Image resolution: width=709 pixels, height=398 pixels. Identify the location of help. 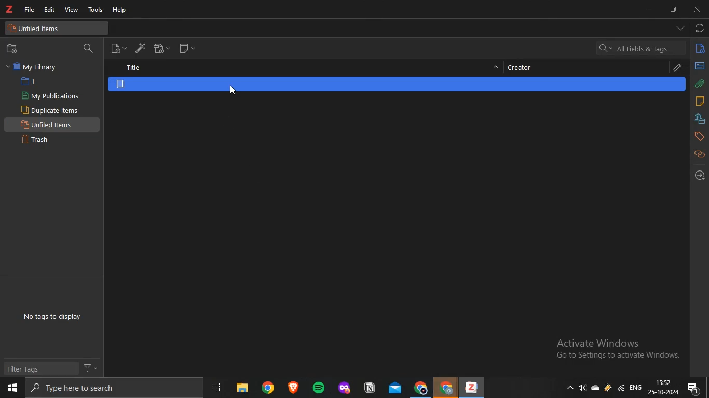
(121, 10).